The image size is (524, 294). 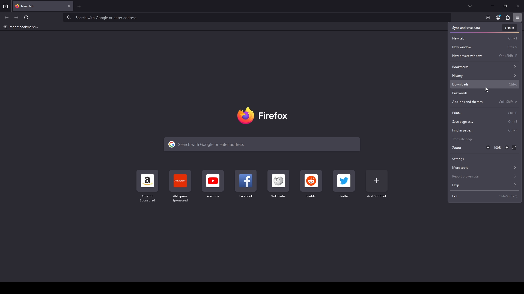 What do you see at coordinates (148, 186) in the screenshot?
I see `Amazon sponsored` at bounding box center [148, 186].